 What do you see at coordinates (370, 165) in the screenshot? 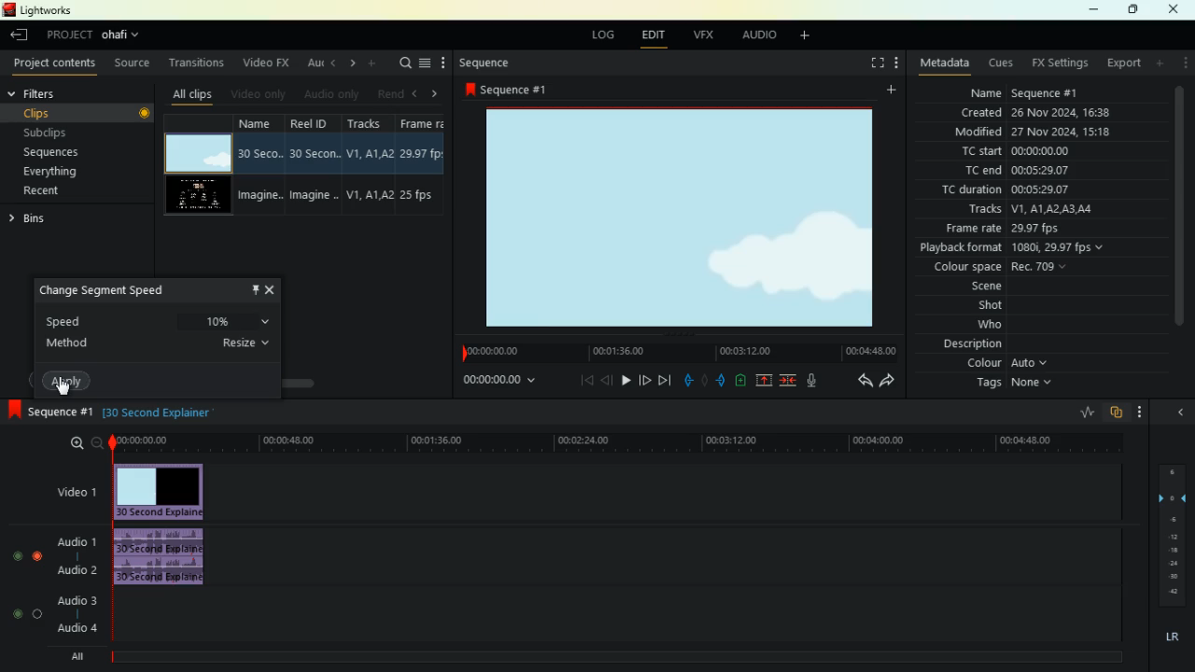
I see `tracks` at bounding box center [370, 165].